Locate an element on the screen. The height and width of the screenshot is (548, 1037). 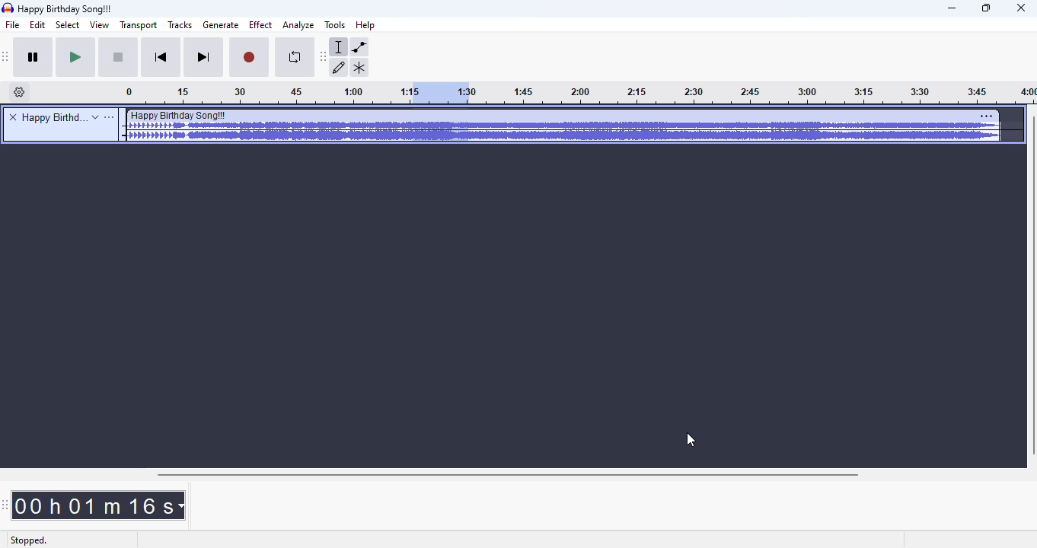
open menu is located at coordinates (110, 117).